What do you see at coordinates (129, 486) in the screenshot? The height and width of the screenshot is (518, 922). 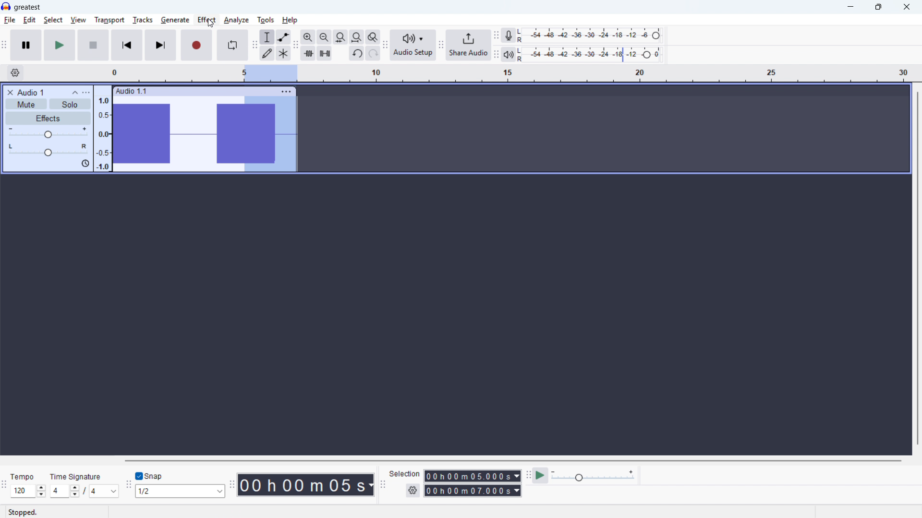 I see `Snapping toolbar ` at bounding box center [129, 486].